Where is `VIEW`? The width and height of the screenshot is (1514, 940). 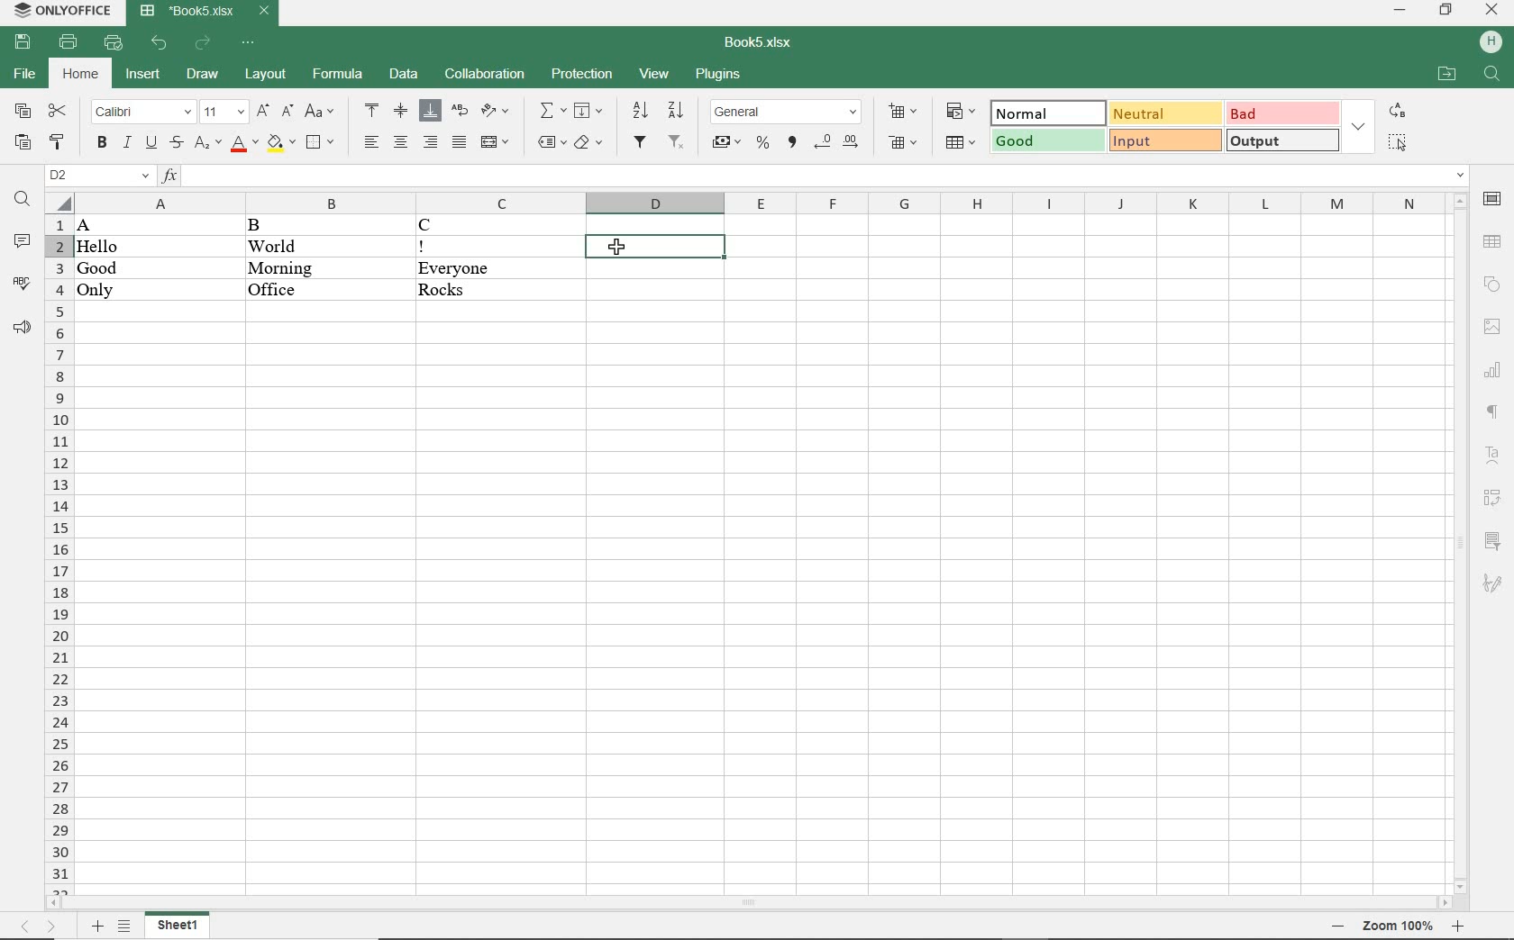
VIEW is located at coordinates (655, 73).